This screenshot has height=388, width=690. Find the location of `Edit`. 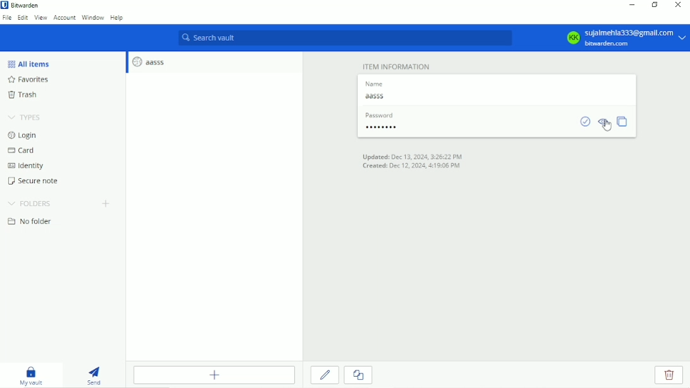

Edit is located at coordinates (23, 18).